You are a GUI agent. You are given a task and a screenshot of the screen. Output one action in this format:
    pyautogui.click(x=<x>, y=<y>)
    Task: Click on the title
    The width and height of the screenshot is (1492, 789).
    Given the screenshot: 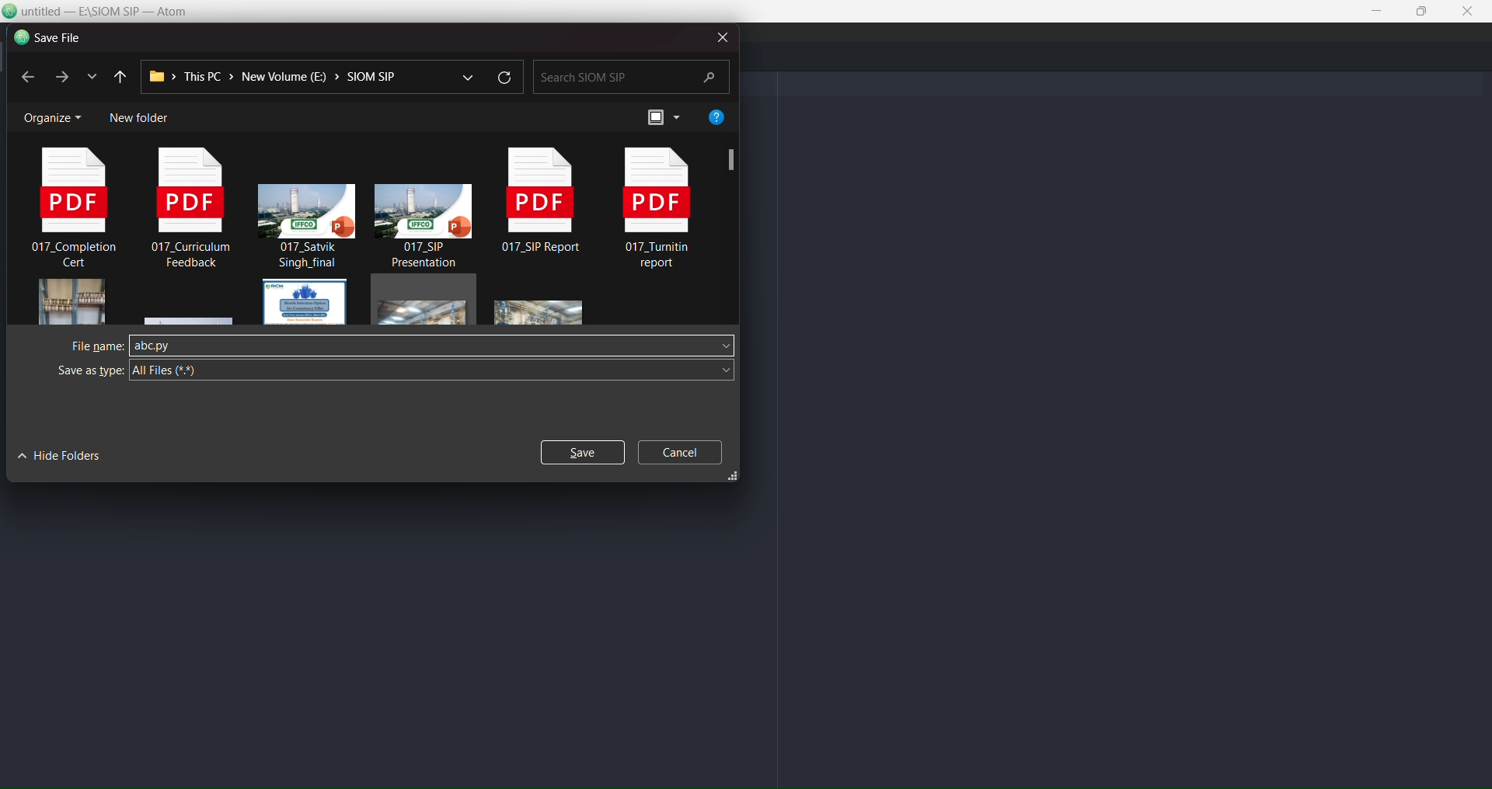 What is the action you would take?
    pyautogui.click(x=108, y=12)
    